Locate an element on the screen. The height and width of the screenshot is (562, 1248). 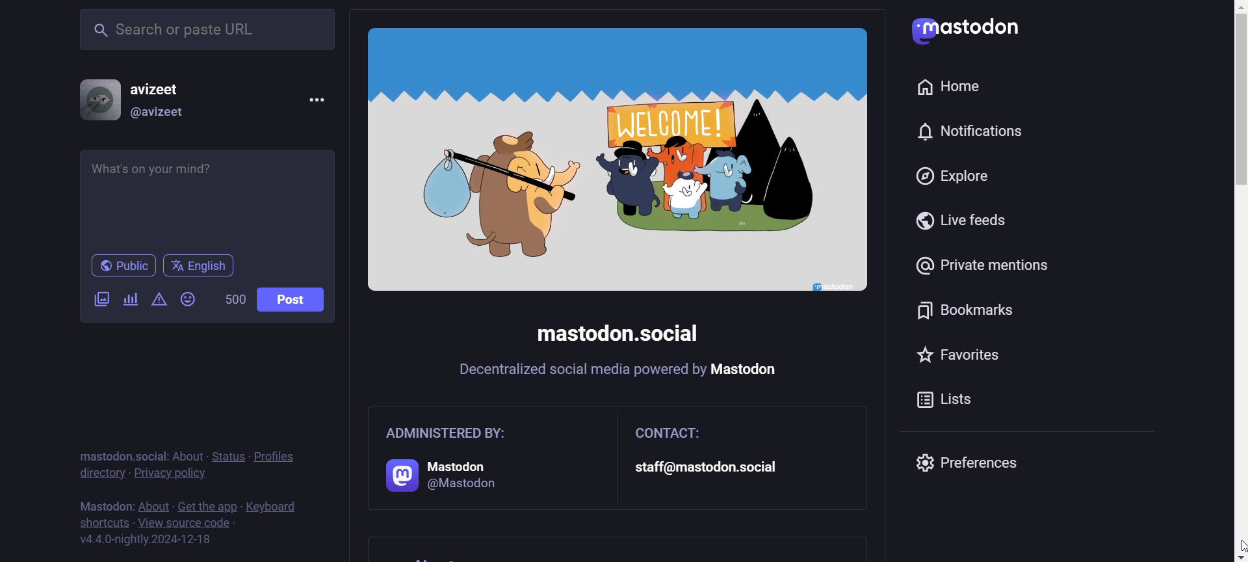
favorites is located at coordinates (961, 355).